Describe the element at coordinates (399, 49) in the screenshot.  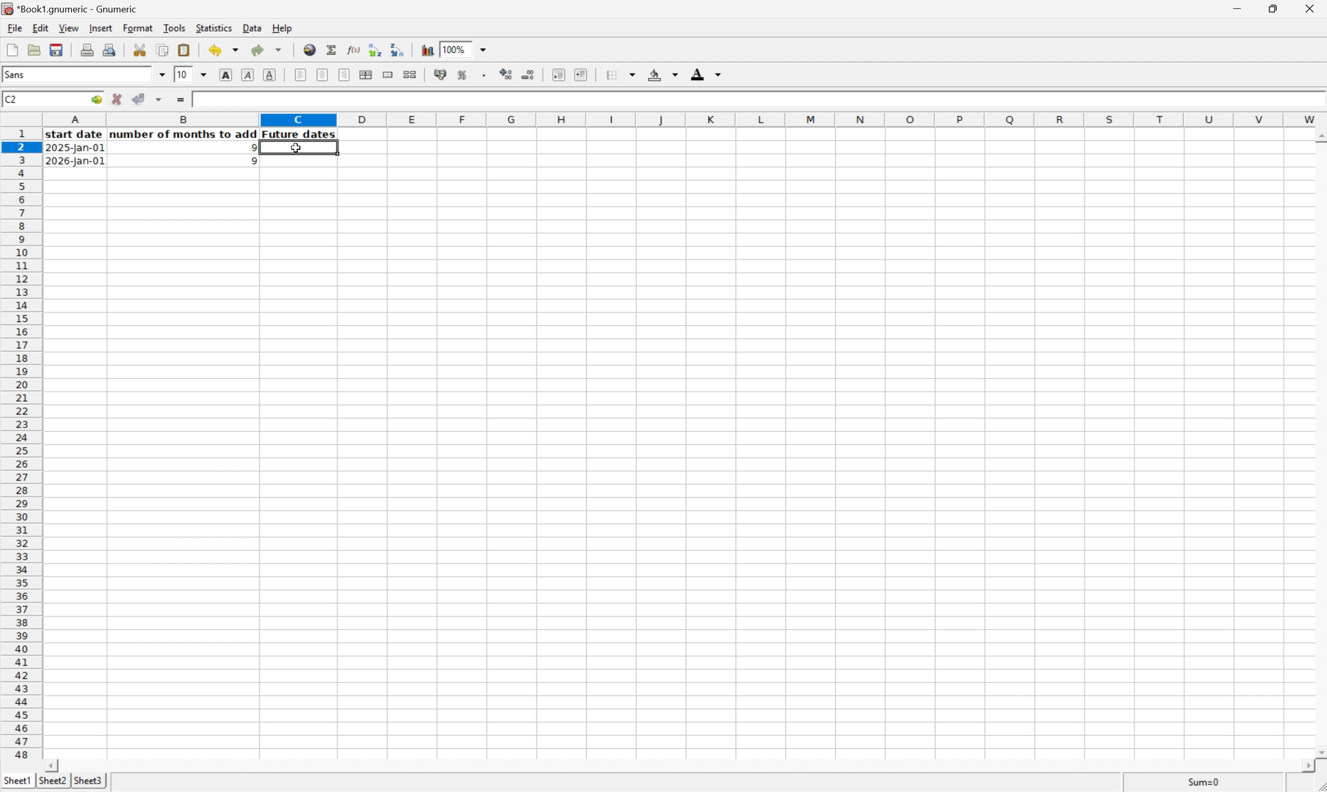
I see `Sort the selected region in descending order based on the first column selected` at that location.